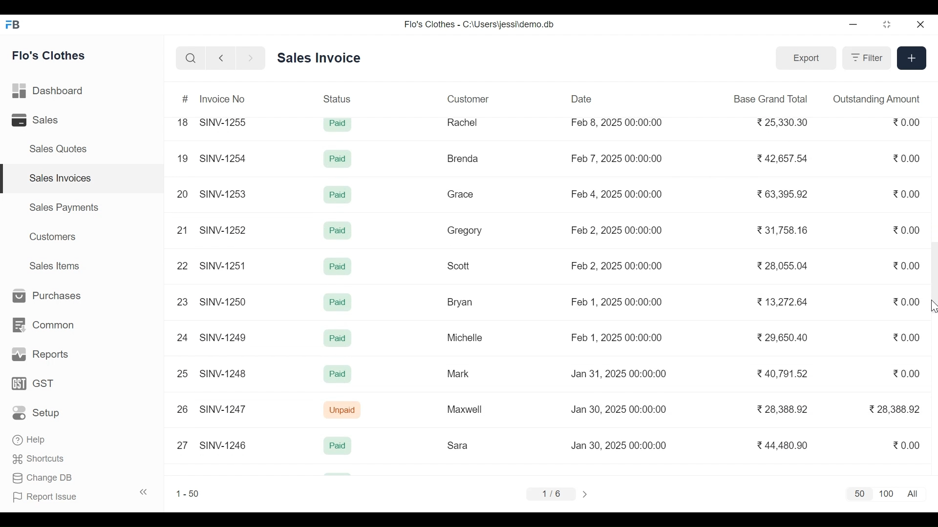 The height and width of the screenshot is (527, 938). I want to click on Reports, so click(38, 355).